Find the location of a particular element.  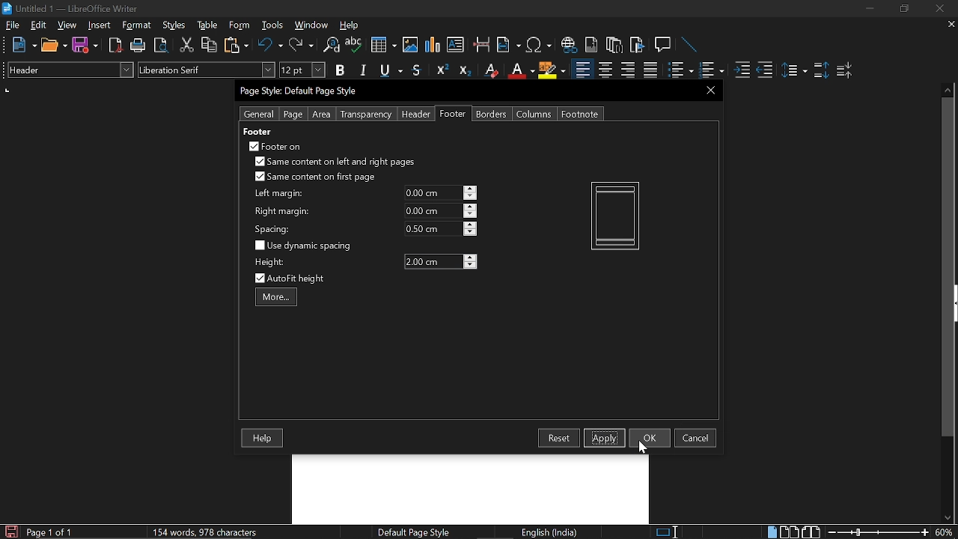

Increase height hey Cortana is located at coordinates (470, 257).